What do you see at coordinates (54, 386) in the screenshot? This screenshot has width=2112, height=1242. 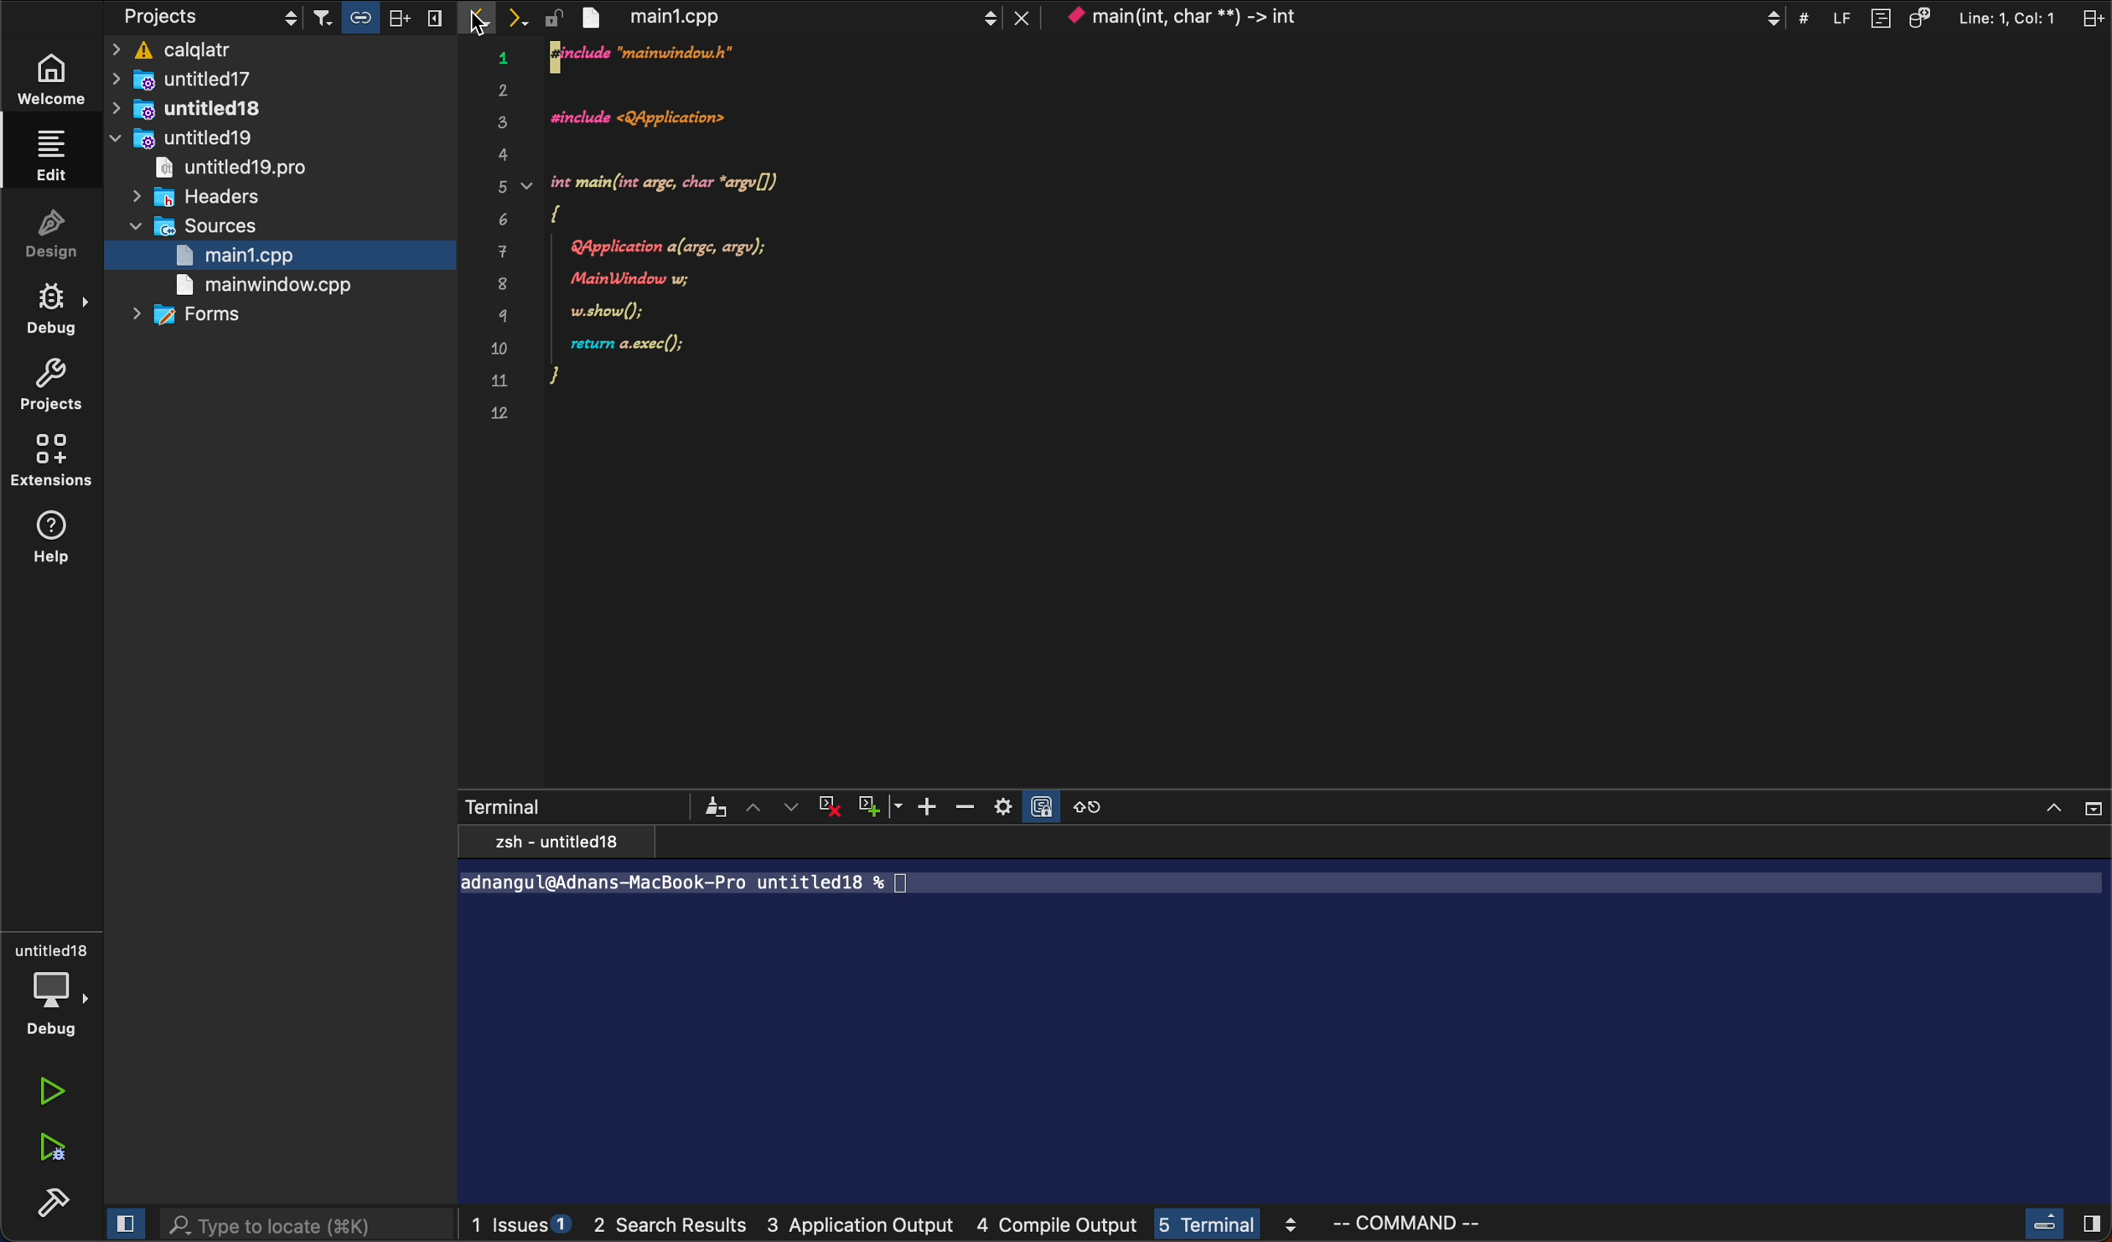 I see `project` at bounding box center [54, 386].